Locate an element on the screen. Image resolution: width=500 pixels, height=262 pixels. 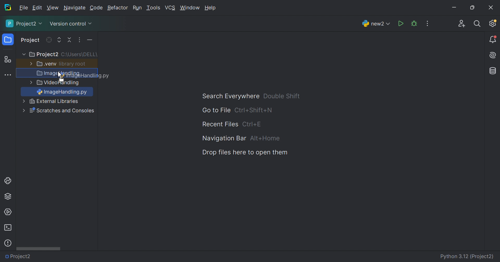
More is located at coordinates (23, 55).